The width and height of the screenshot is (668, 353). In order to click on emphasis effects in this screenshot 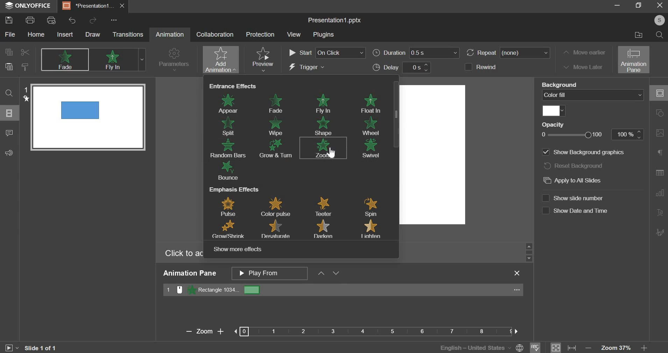, I will do `click(234, 190)`.